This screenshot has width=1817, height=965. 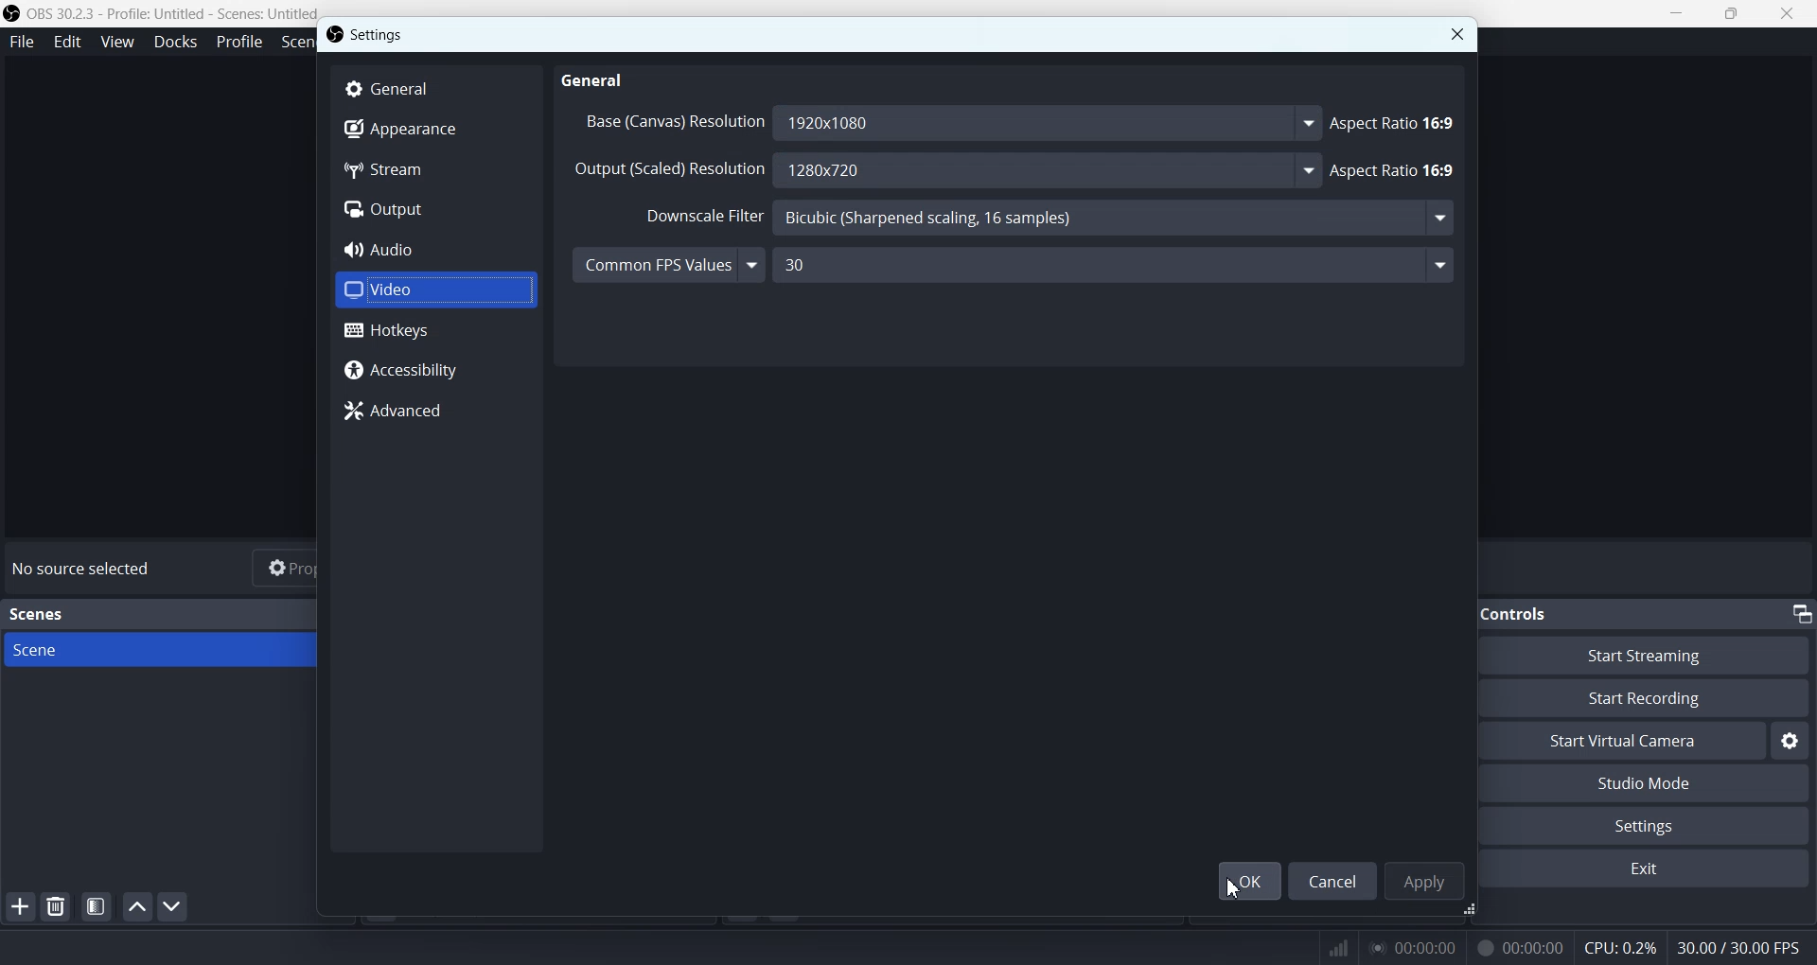 What do you see at coordinates (1116, 264) in the screenshot?
I see `30 ` at bounding box center [1116, 264].